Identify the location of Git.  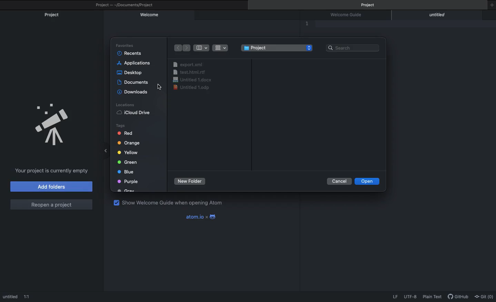
(485, 296).